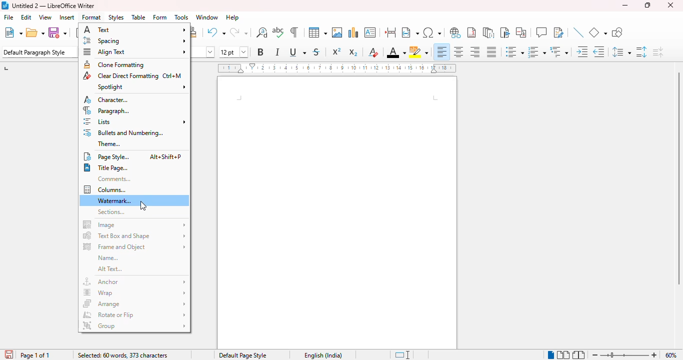  Describe the element at coordinates (678, 178) in the screenshot. I see `vertical scroll bar` at that location.